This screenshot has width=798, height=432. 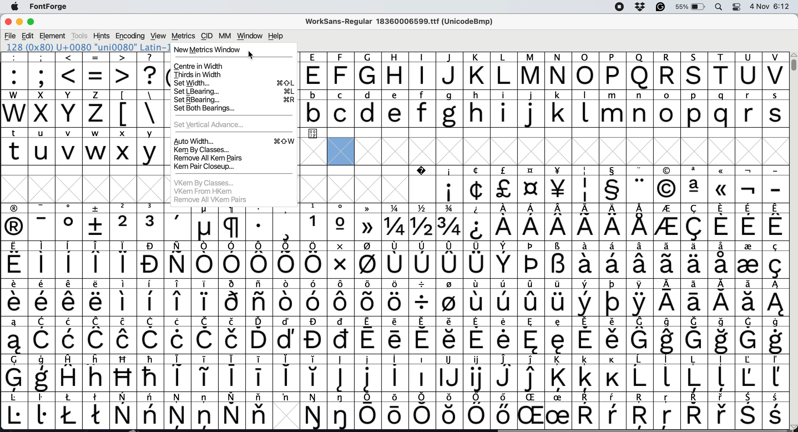 What do you see at coordinates (395, 322) in the screenshot?
I see `special characters` at bounding box center [395, 322].